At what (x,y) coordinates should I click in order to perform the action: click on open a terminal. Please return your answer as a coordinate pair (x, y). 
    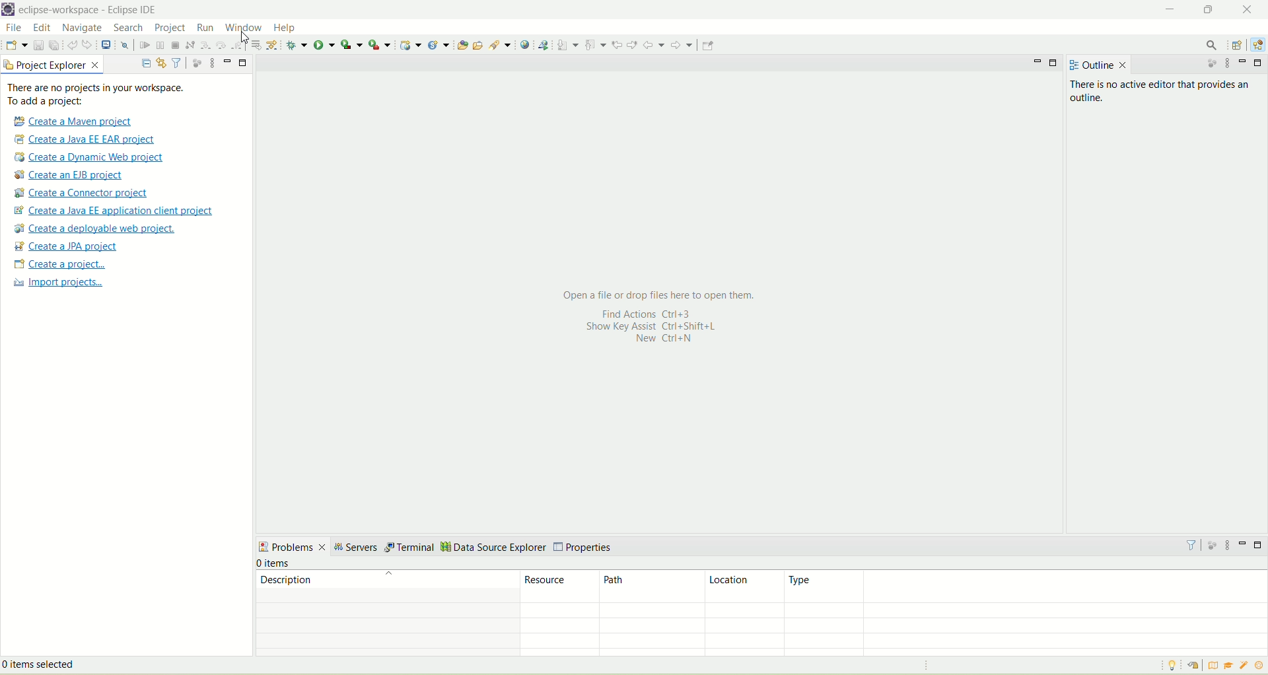
    Looking at the image, I should click on (106, 45).